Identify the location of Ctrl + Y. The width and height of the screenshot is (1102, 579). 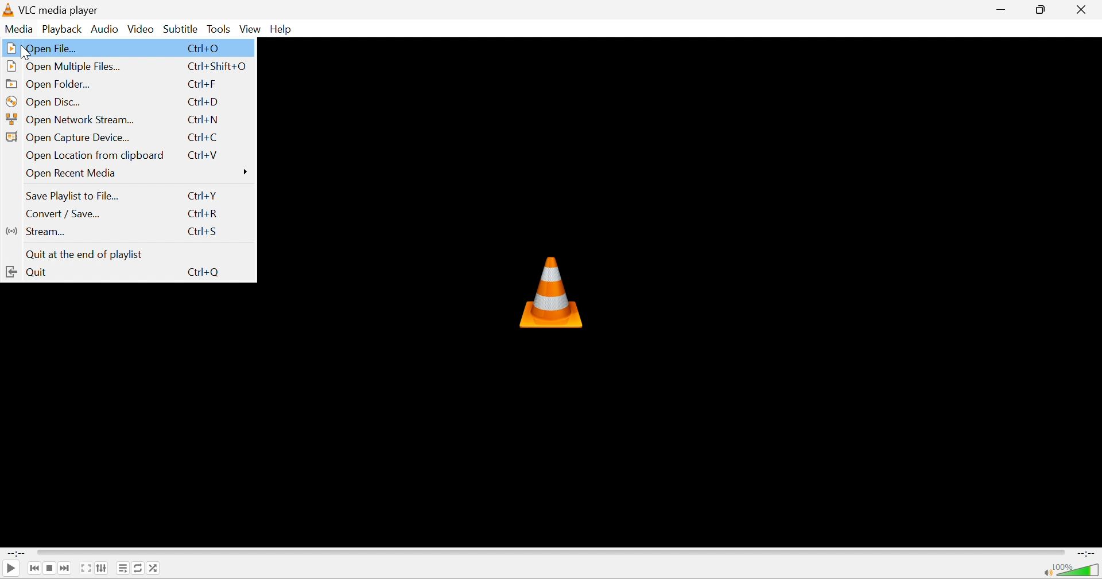
(203, 196).